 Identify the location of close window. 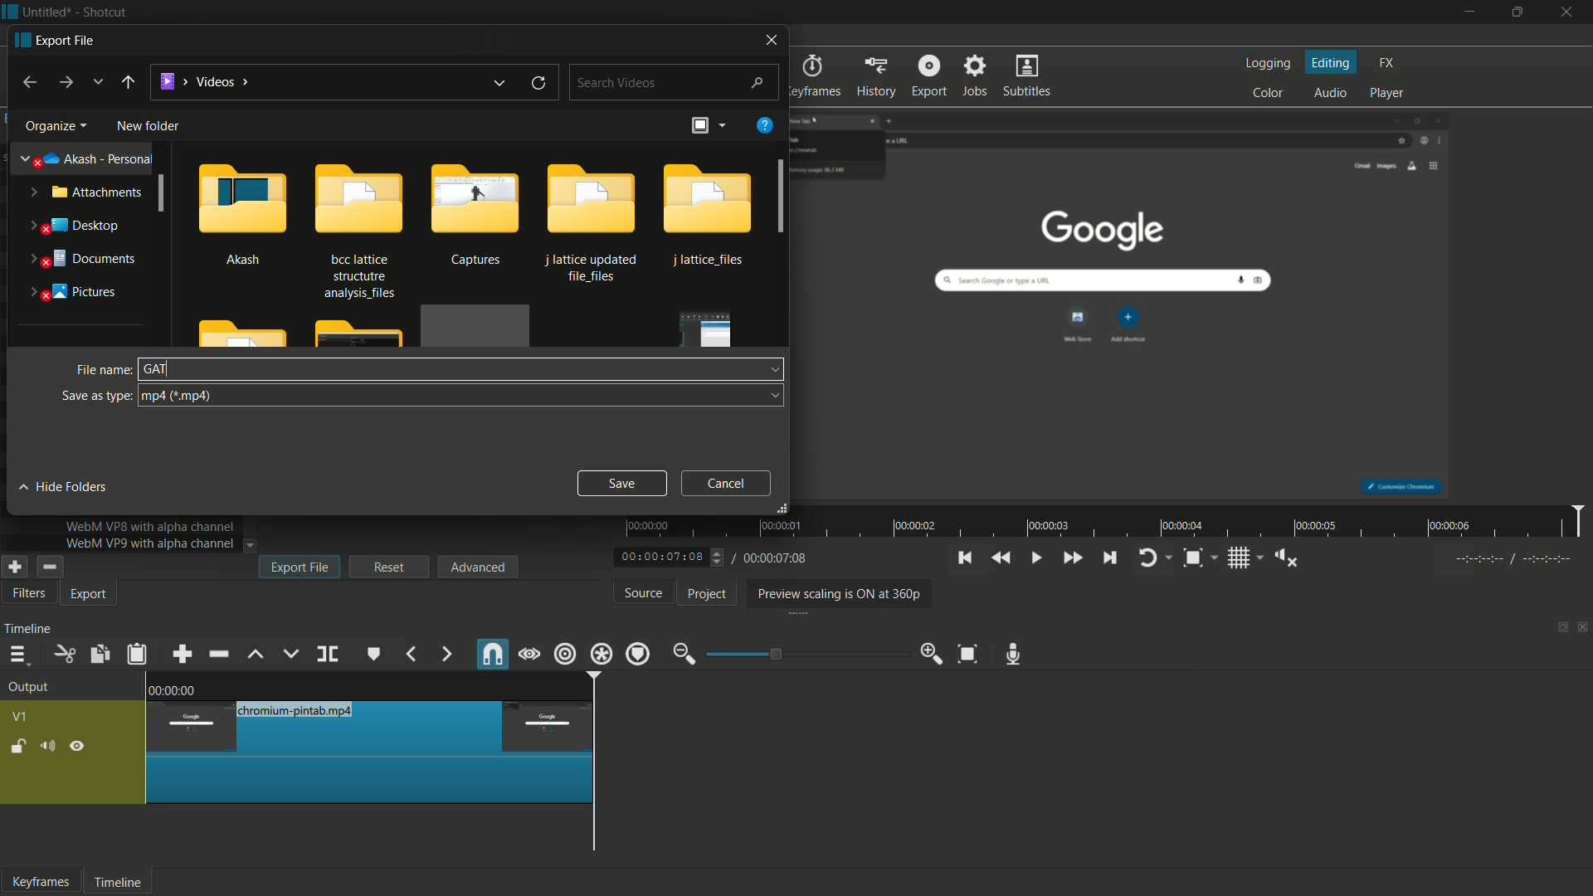
(773, 38).